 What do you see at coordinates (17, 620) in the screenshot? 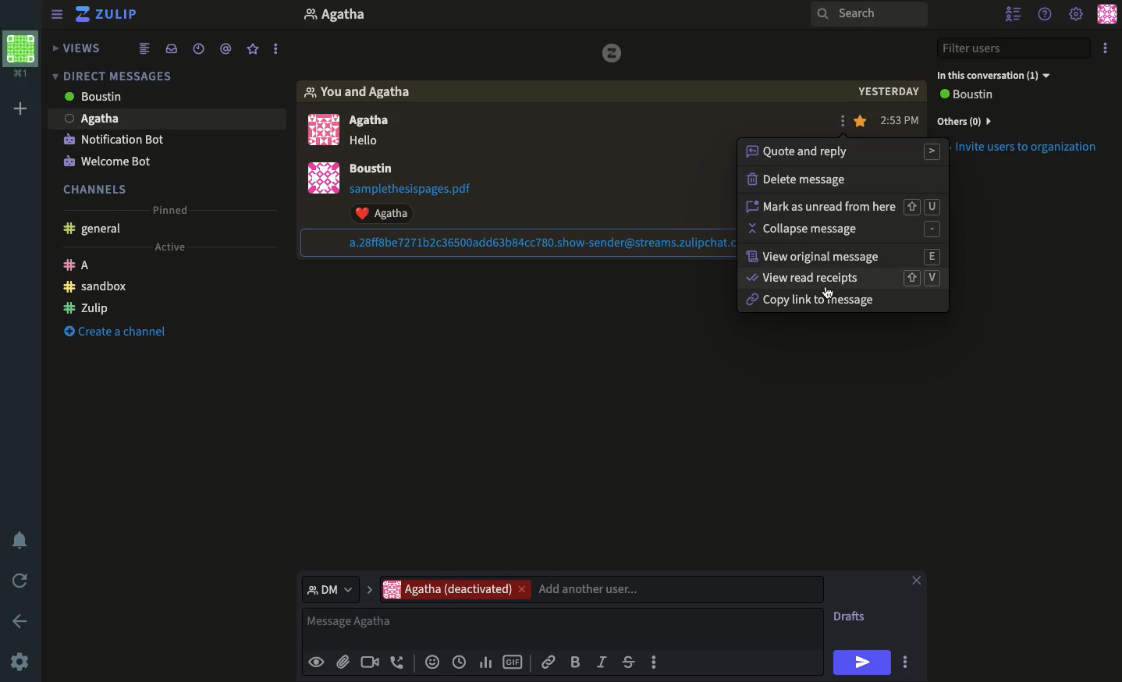
I see `Back` at bounding box center [17, 620].